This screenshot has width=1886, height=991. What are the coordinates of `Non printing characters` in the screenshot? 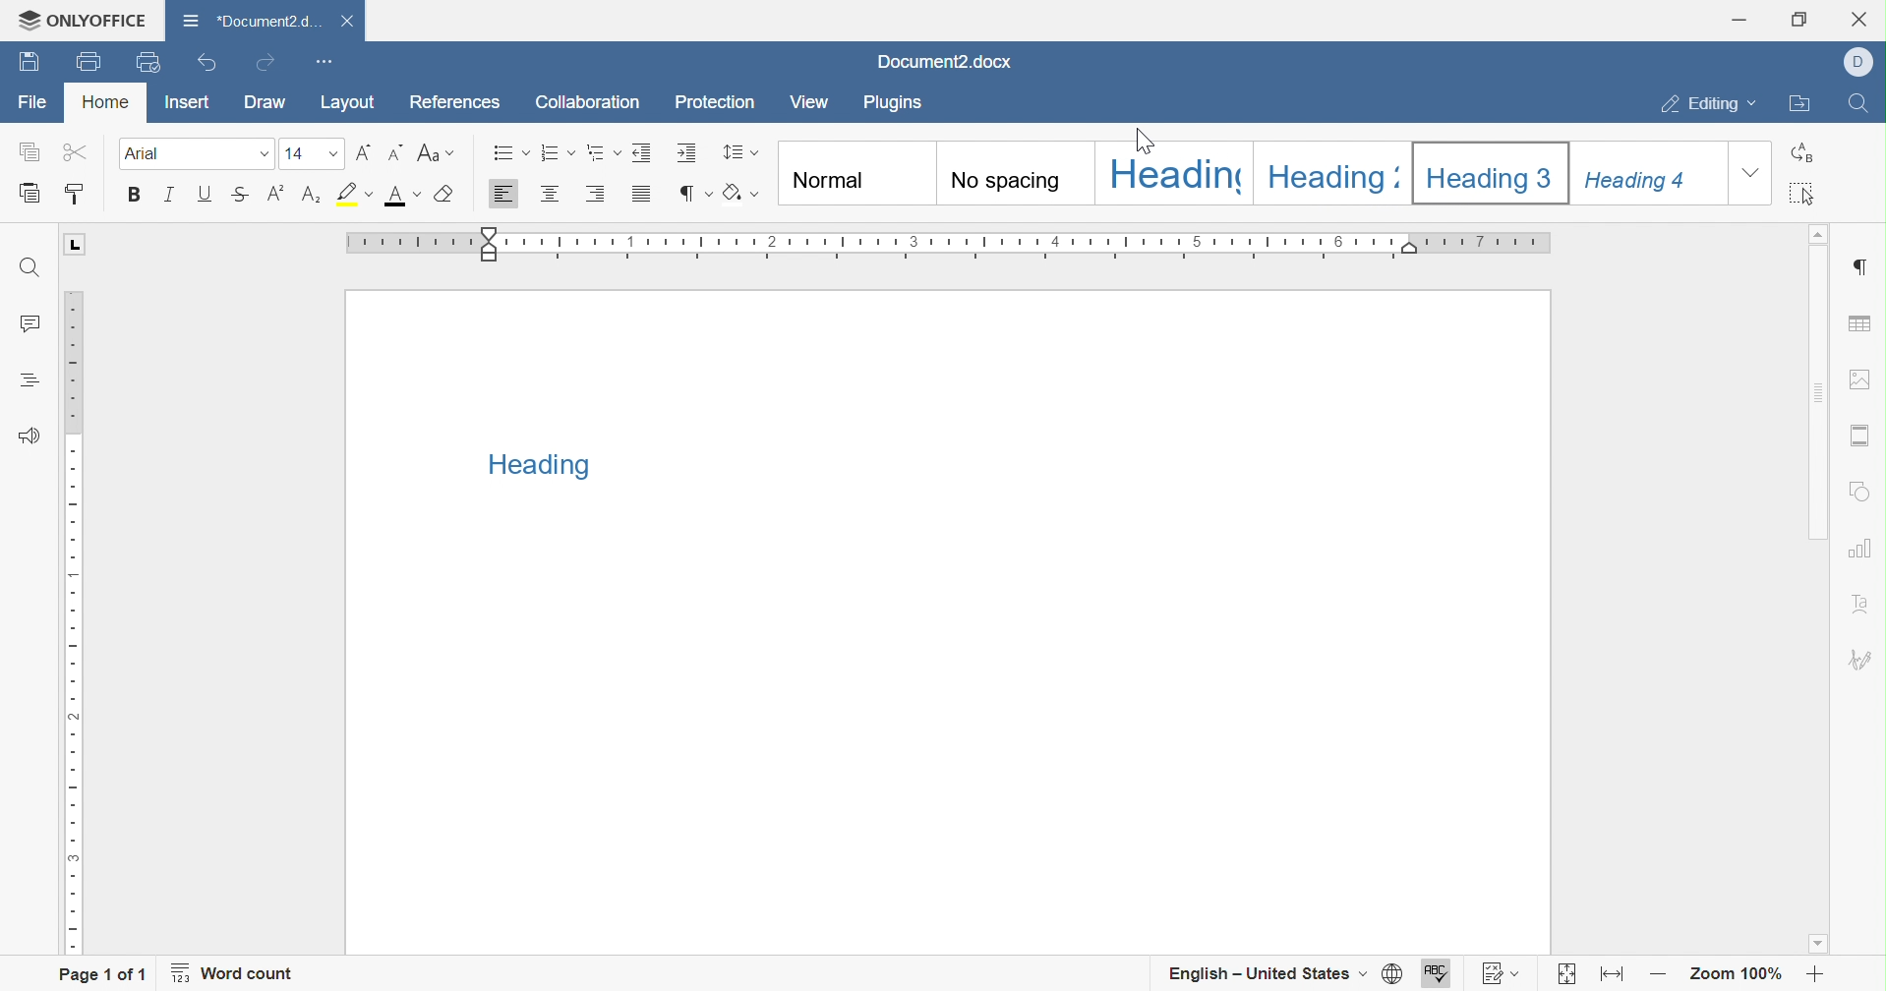 It's located at (697, 194).